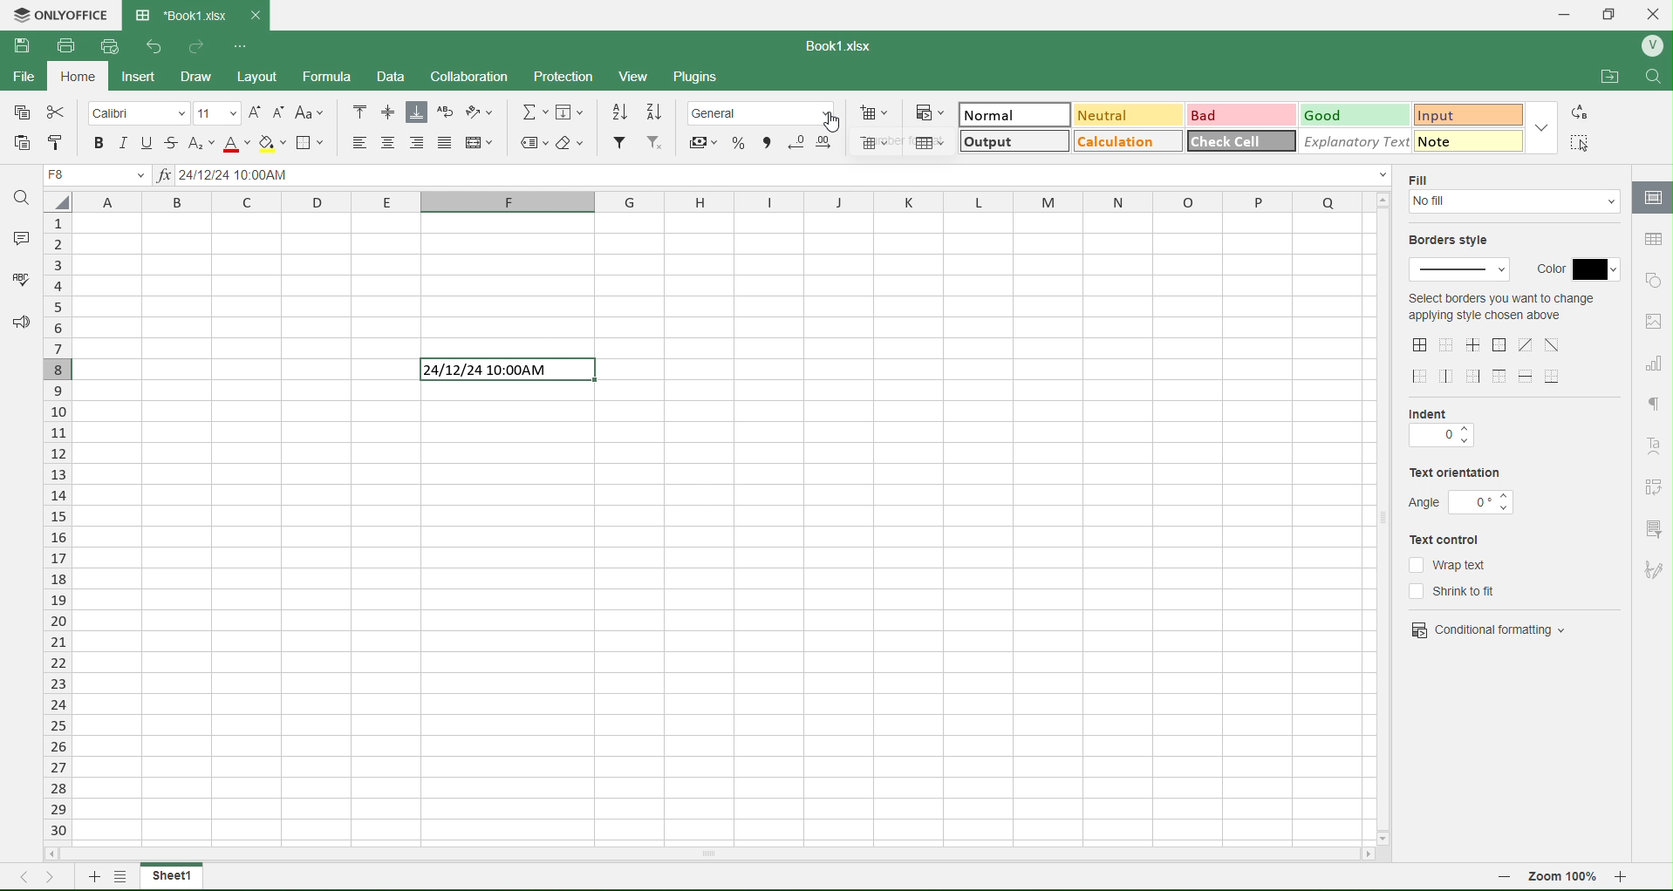  I want to click on close, so click(1659, 12).